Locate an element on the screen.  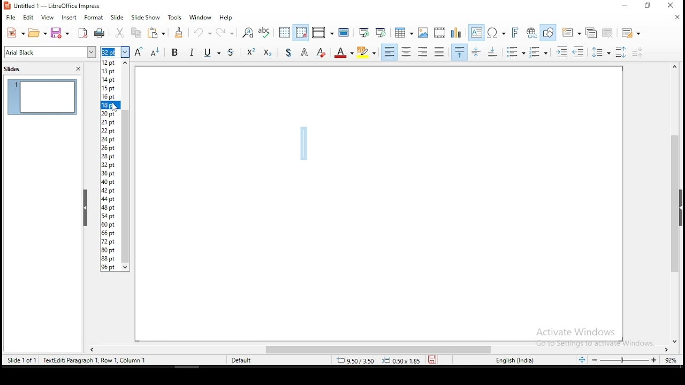
12 is located at coordinates (111, 62).